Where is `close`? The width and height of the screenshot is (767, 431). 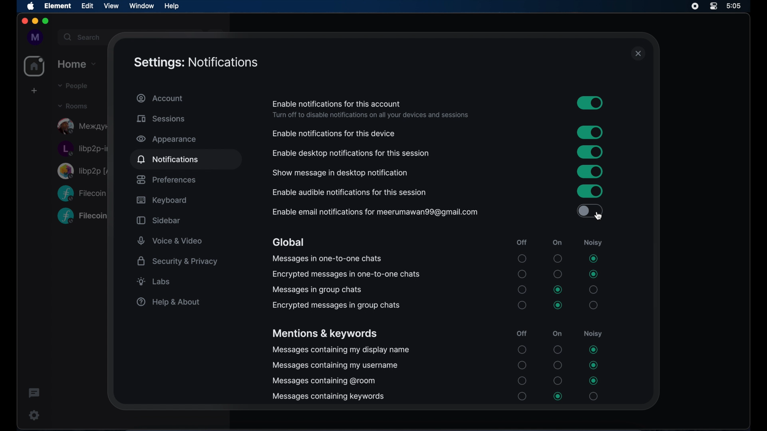
close is located at coordinates (24, 21).